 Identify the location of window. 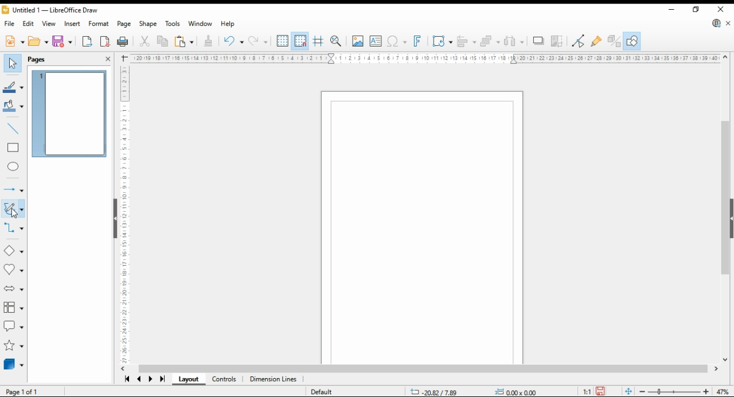
(200, 24).